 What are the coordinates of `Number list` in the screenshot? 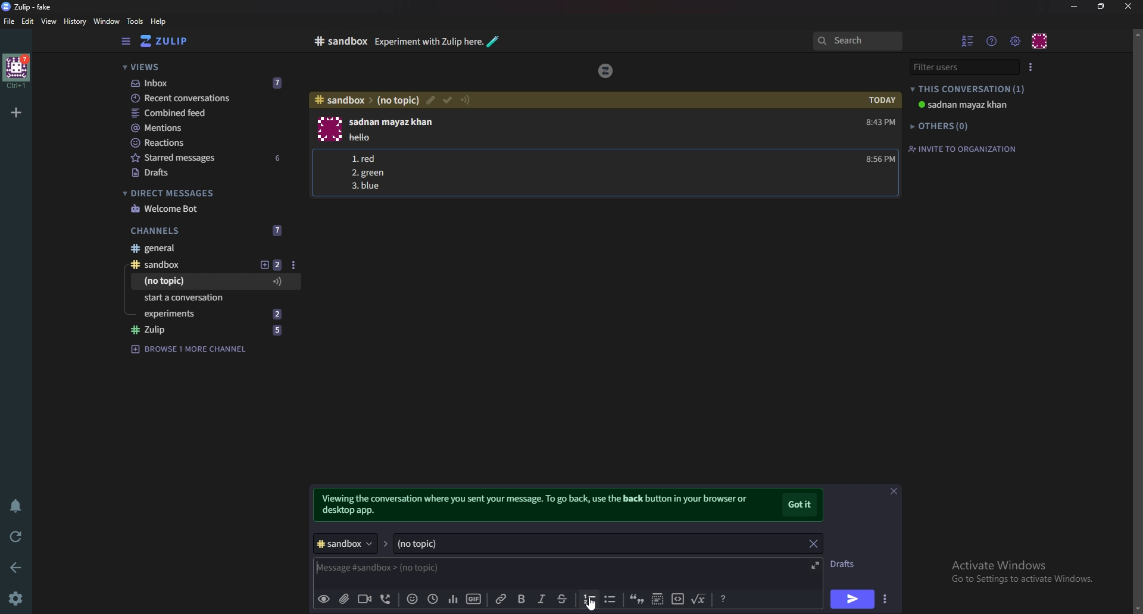 It's located at (371, 173).